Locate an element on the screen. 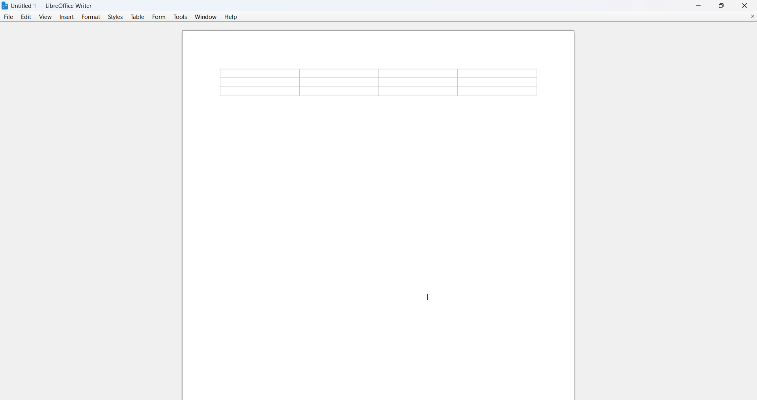 Image resolution: width=757 pixels, height=400 pixels. insert is located at coordinates (67, 17).